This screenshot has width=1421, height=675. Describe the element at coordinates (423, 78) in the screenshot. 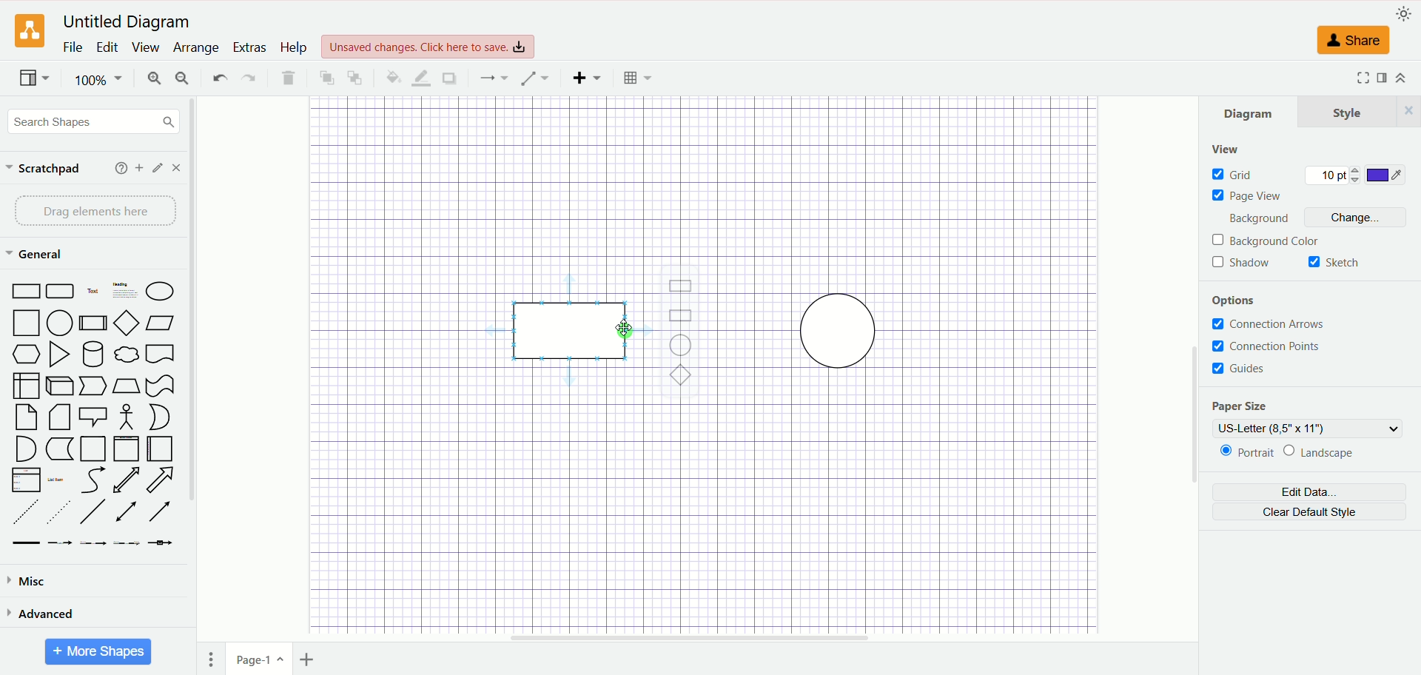

I see `line color` at that location.